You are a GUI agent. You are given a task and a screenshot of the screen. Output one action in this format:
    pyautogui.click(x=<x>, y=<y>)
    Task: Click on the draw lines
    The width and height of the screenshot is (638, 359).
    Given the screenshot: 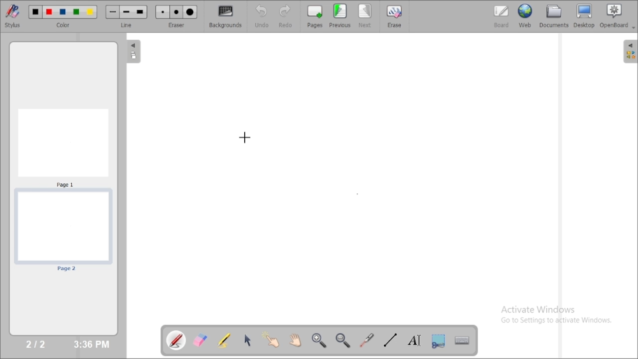 What is the action you would take?
    pyautogui.click(x=390, y=340)
    